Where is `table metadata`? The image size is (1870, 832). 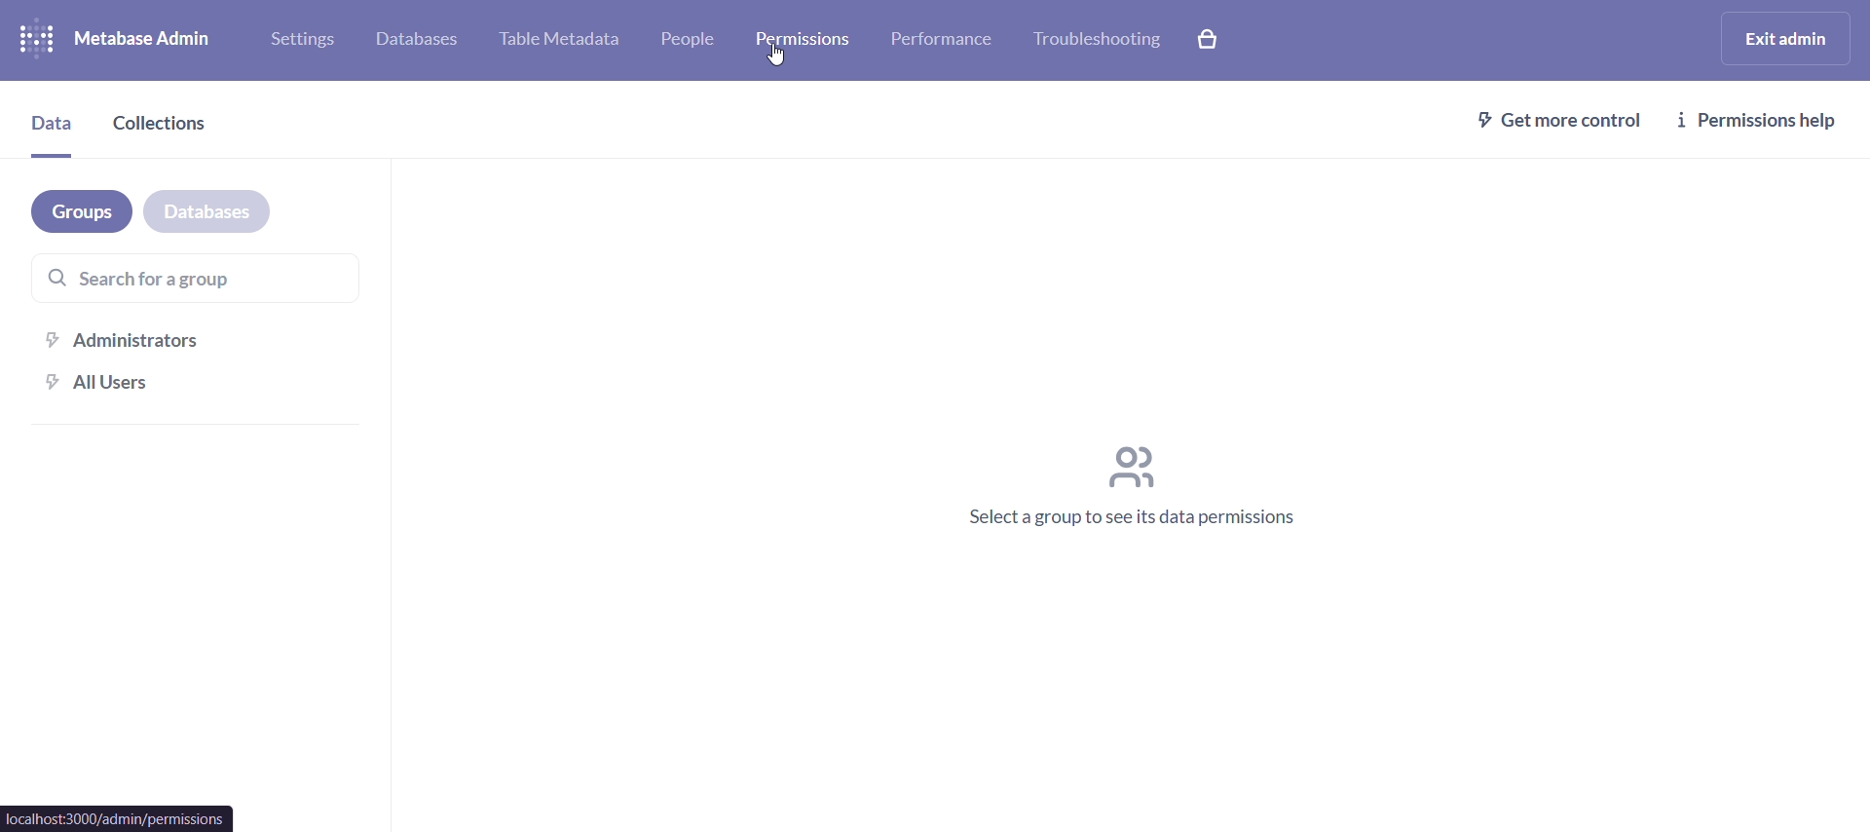
table metadata is located at coordinates (559, 42).